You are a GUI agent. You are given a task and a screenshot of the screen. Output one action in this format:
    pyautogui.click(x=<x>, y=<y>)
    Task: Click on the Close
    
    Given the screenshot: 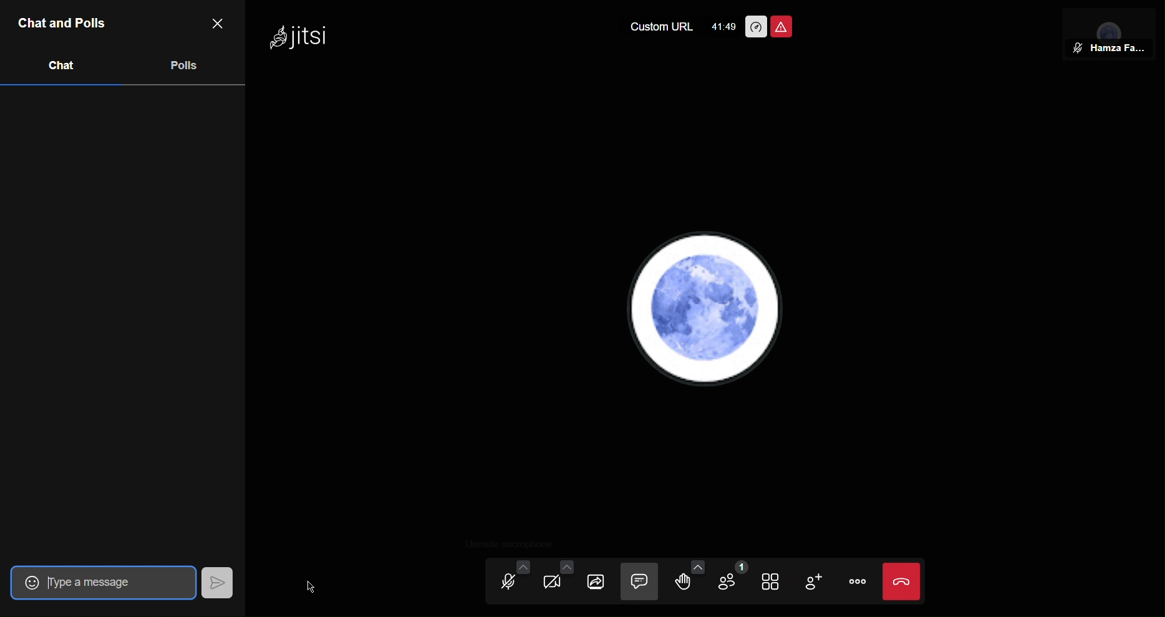 What is the action you would take?
    pyautogui.click(x=219, y=26)
    